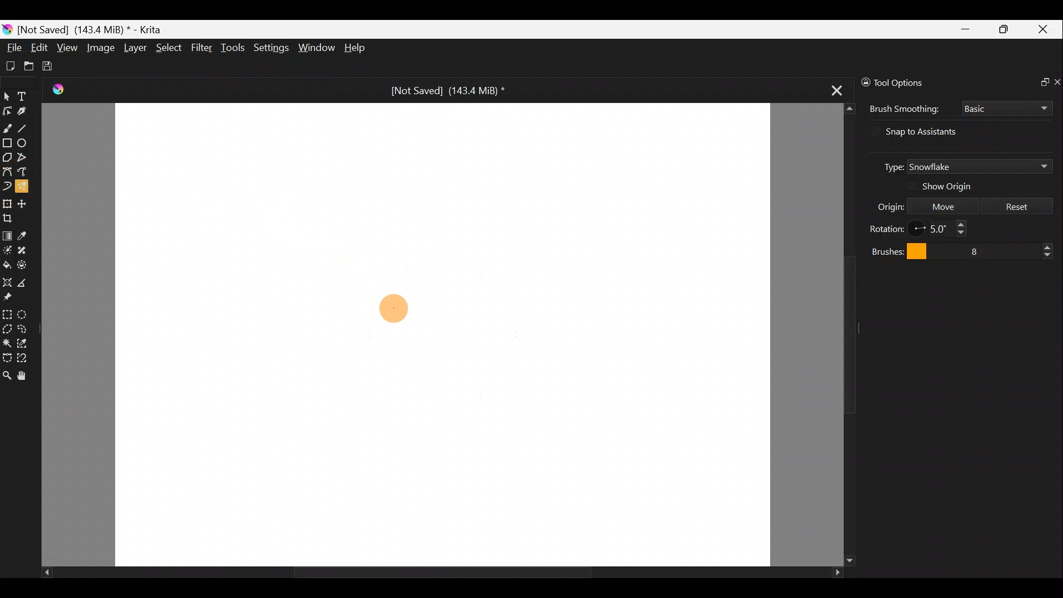  I want to click on Polygonal selection tool, so click(7, 328).